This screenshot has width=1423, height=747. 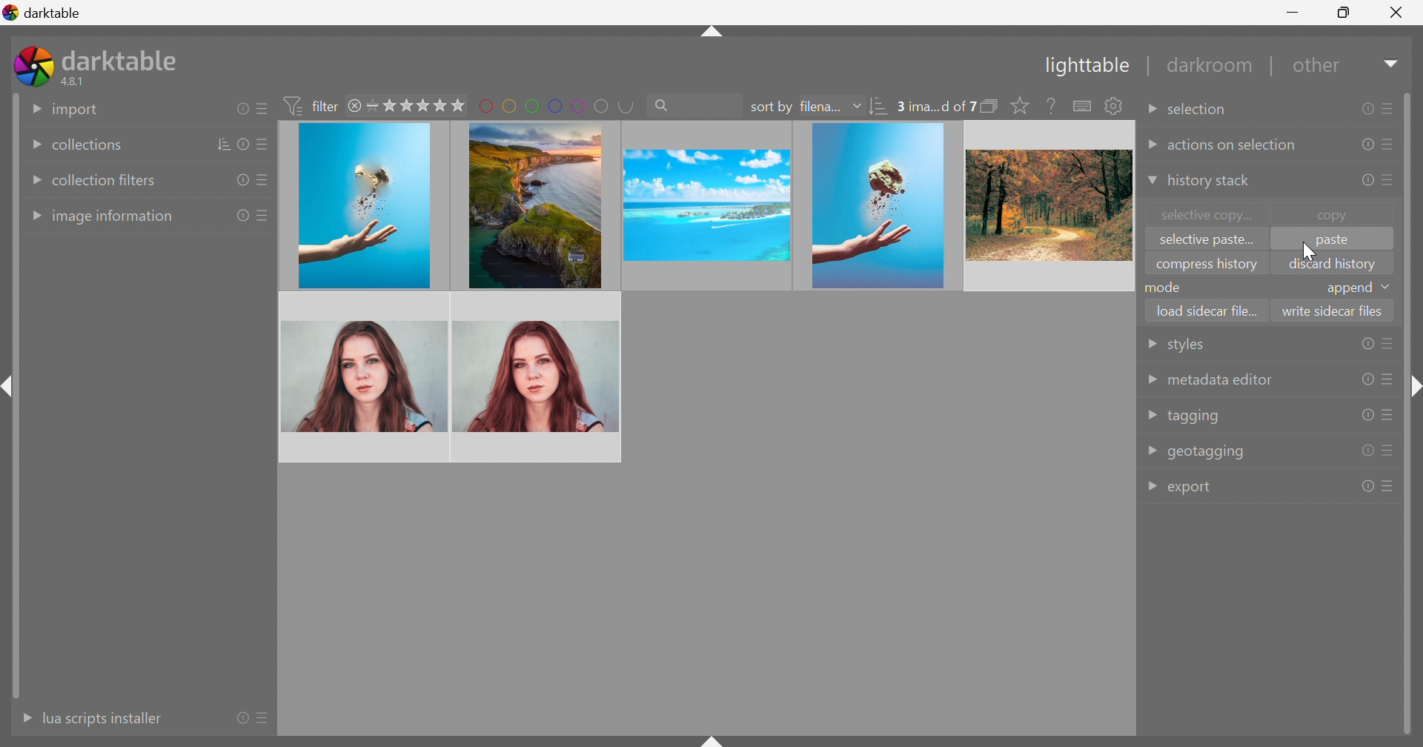 What do you see at coordinates (1150, 379) in the screenshot?
I see `Drop Down` at bounding box center [1150, 379].